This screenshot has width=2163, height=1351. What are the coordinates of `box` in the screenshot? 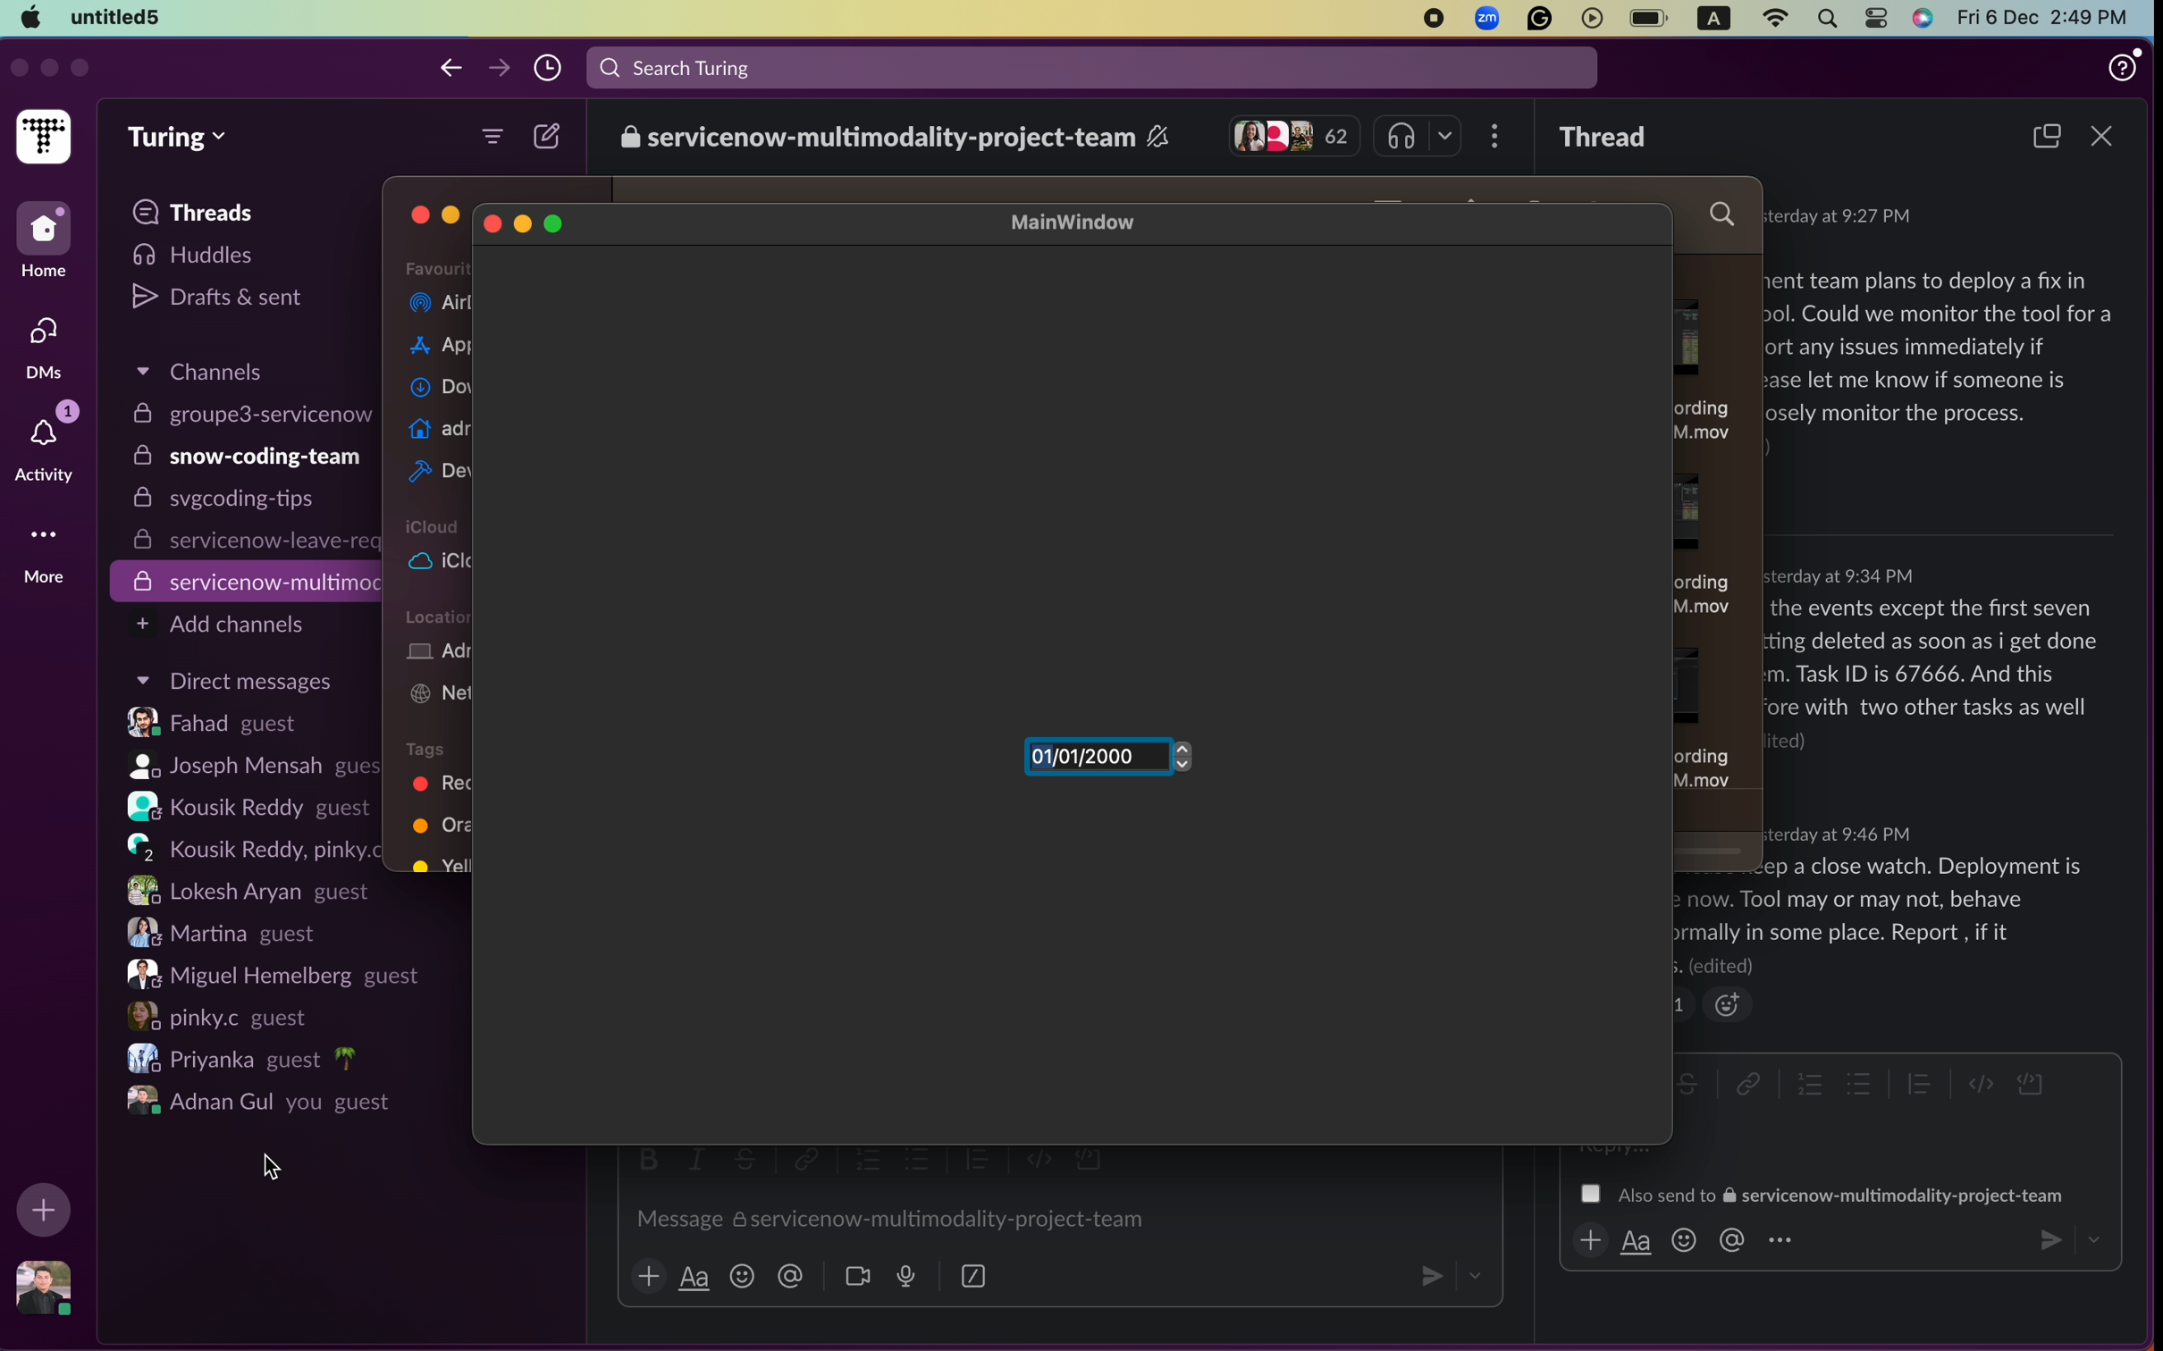 It's located at (974, 1274).